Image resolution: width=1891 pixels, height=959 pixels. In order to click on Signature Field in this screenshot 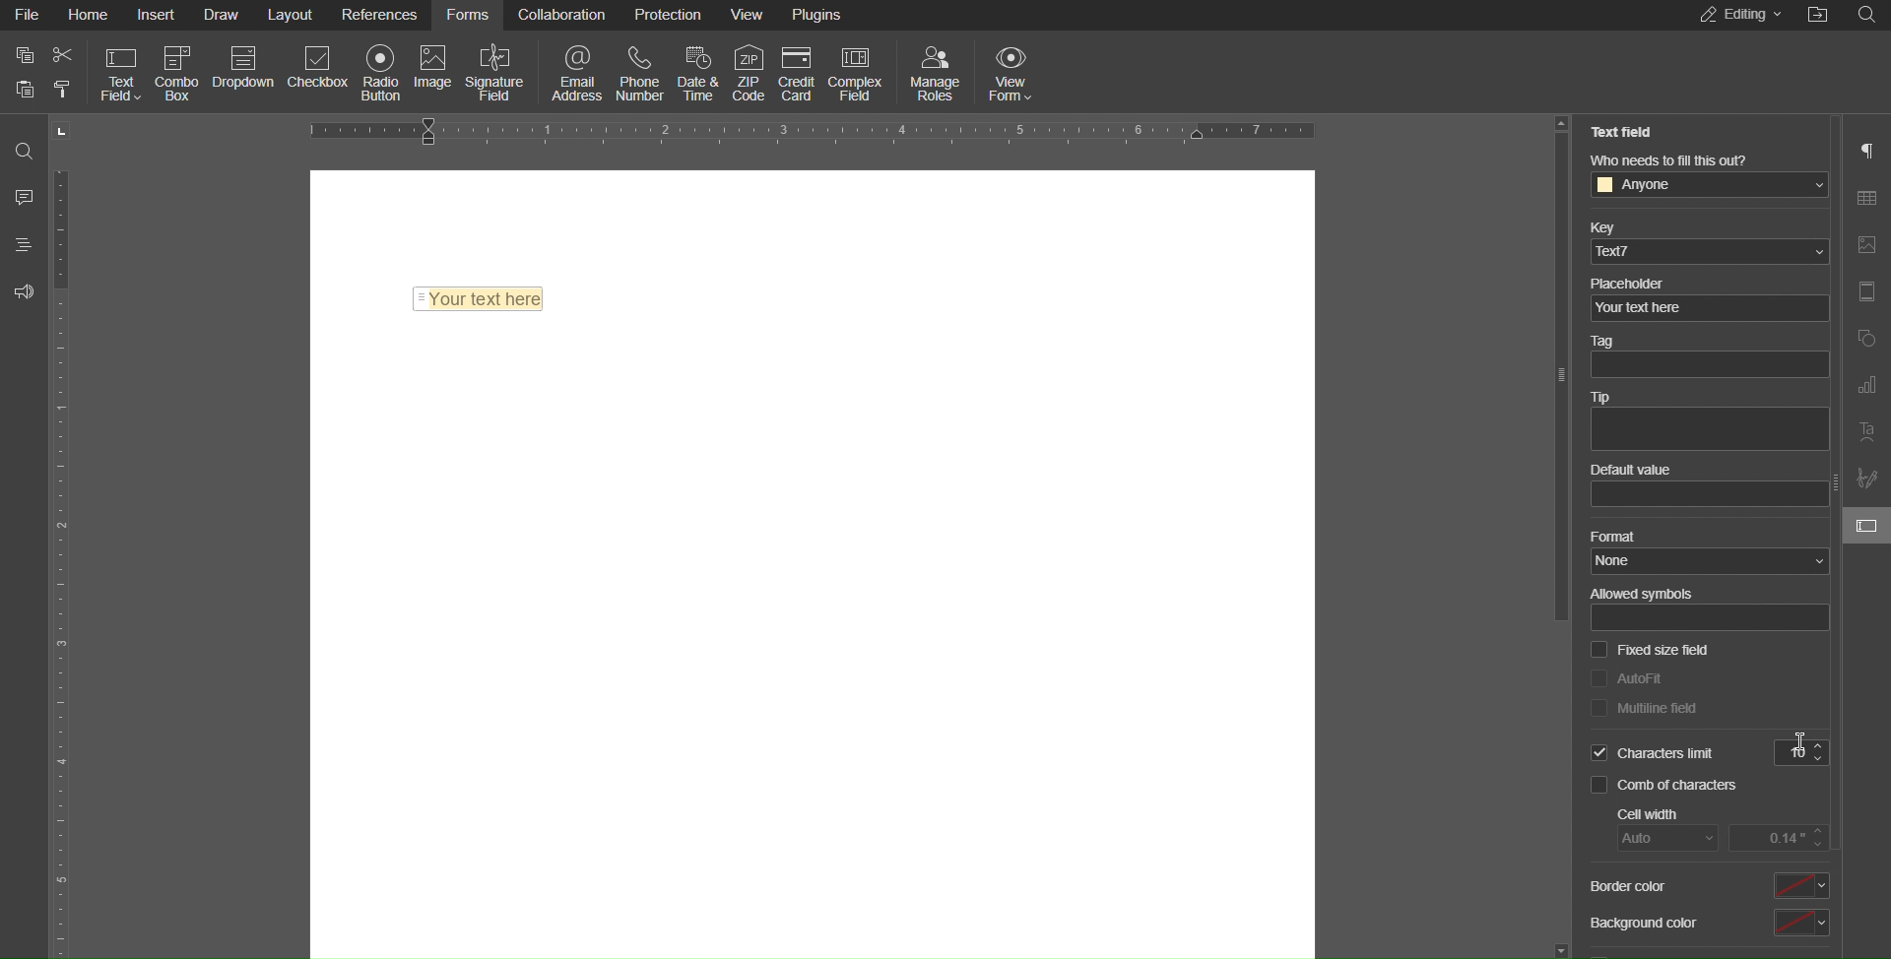, I will do `click(496, 71)`.